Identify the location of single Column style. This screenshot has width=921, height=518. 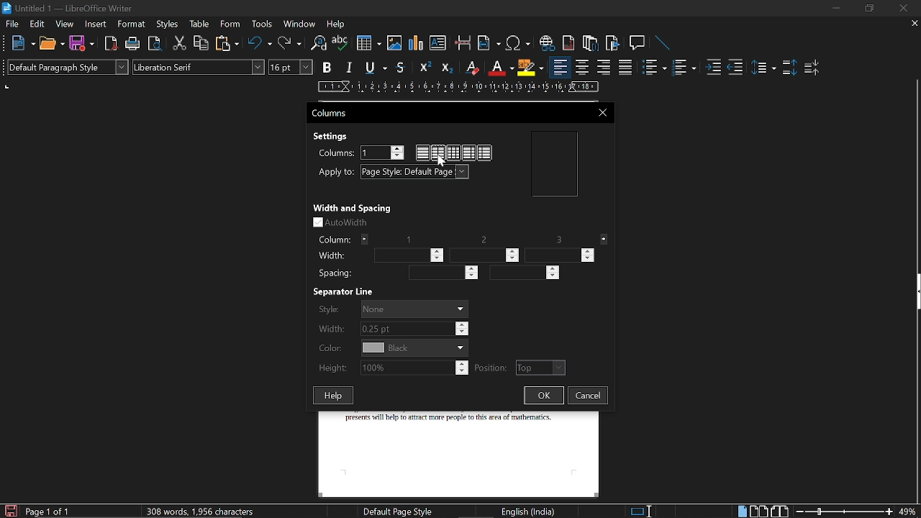
(422, 153).